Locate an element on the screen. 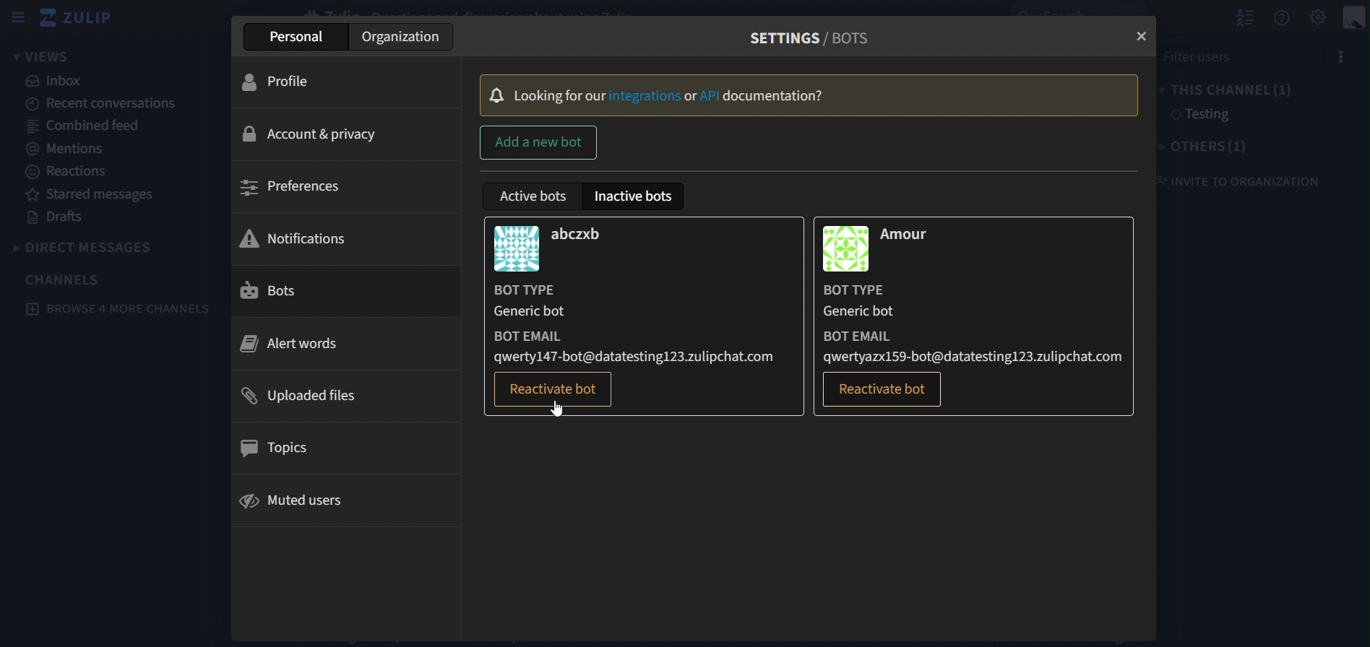 The image size is (1370, 647). Generic bot is located at coordinates (866, 311).